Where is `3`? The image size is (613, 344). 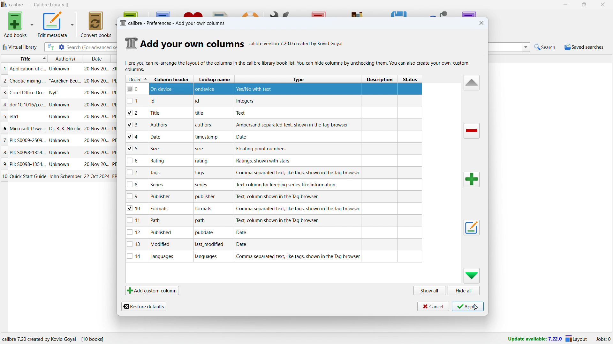 3 is located at coordinates (136, 125).